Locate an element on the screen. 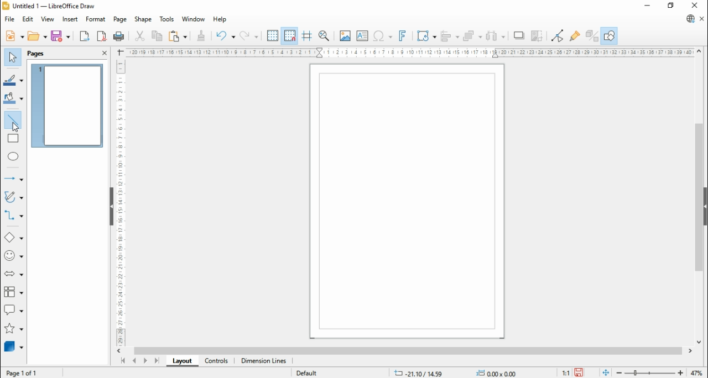 The width and height of the screenshot is (708, 378). Scale is located at coordinates (121, 202).